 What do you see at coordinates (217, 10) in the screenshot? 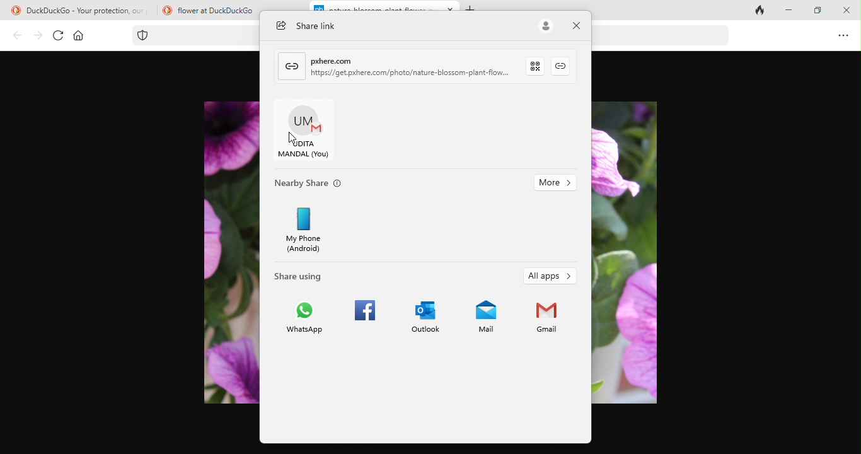
I see ` flower at DuckDuckGo` at bounding box center [217, 10].